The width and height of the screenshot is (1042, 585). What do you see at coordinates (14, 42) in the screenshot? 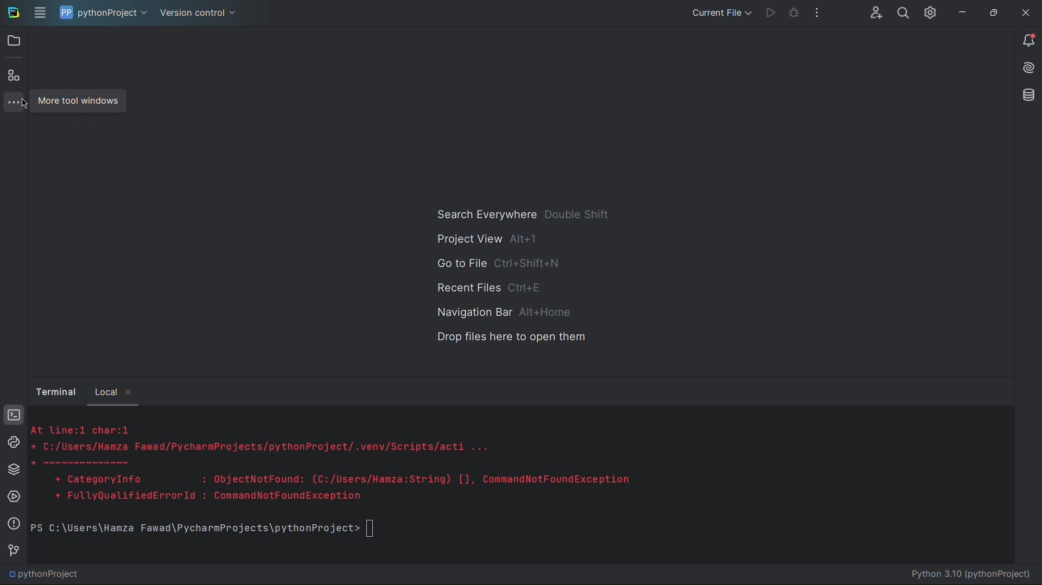
I see `Open` at bounding box center [14, 42].